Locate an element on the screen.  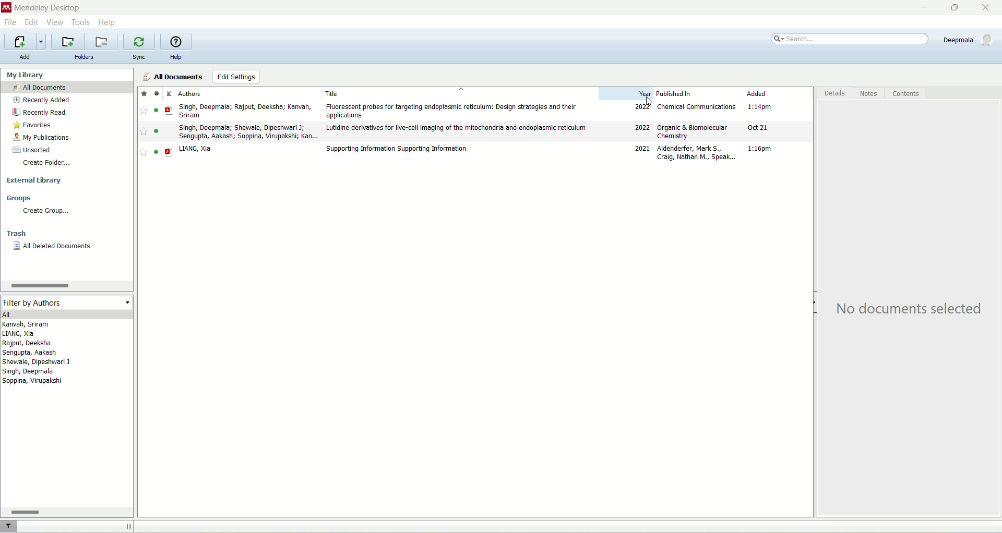
details is located at coordinates (836, 94).